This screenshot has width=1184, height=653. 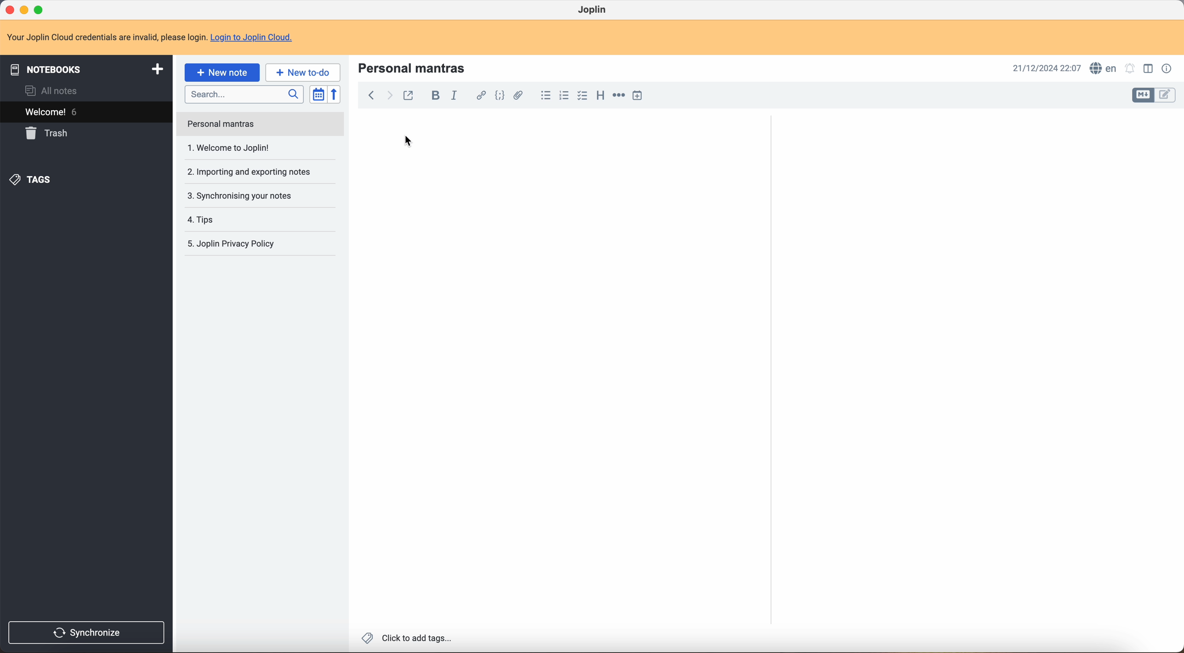 I want to click on synchronise, so click(x=90, y=632).